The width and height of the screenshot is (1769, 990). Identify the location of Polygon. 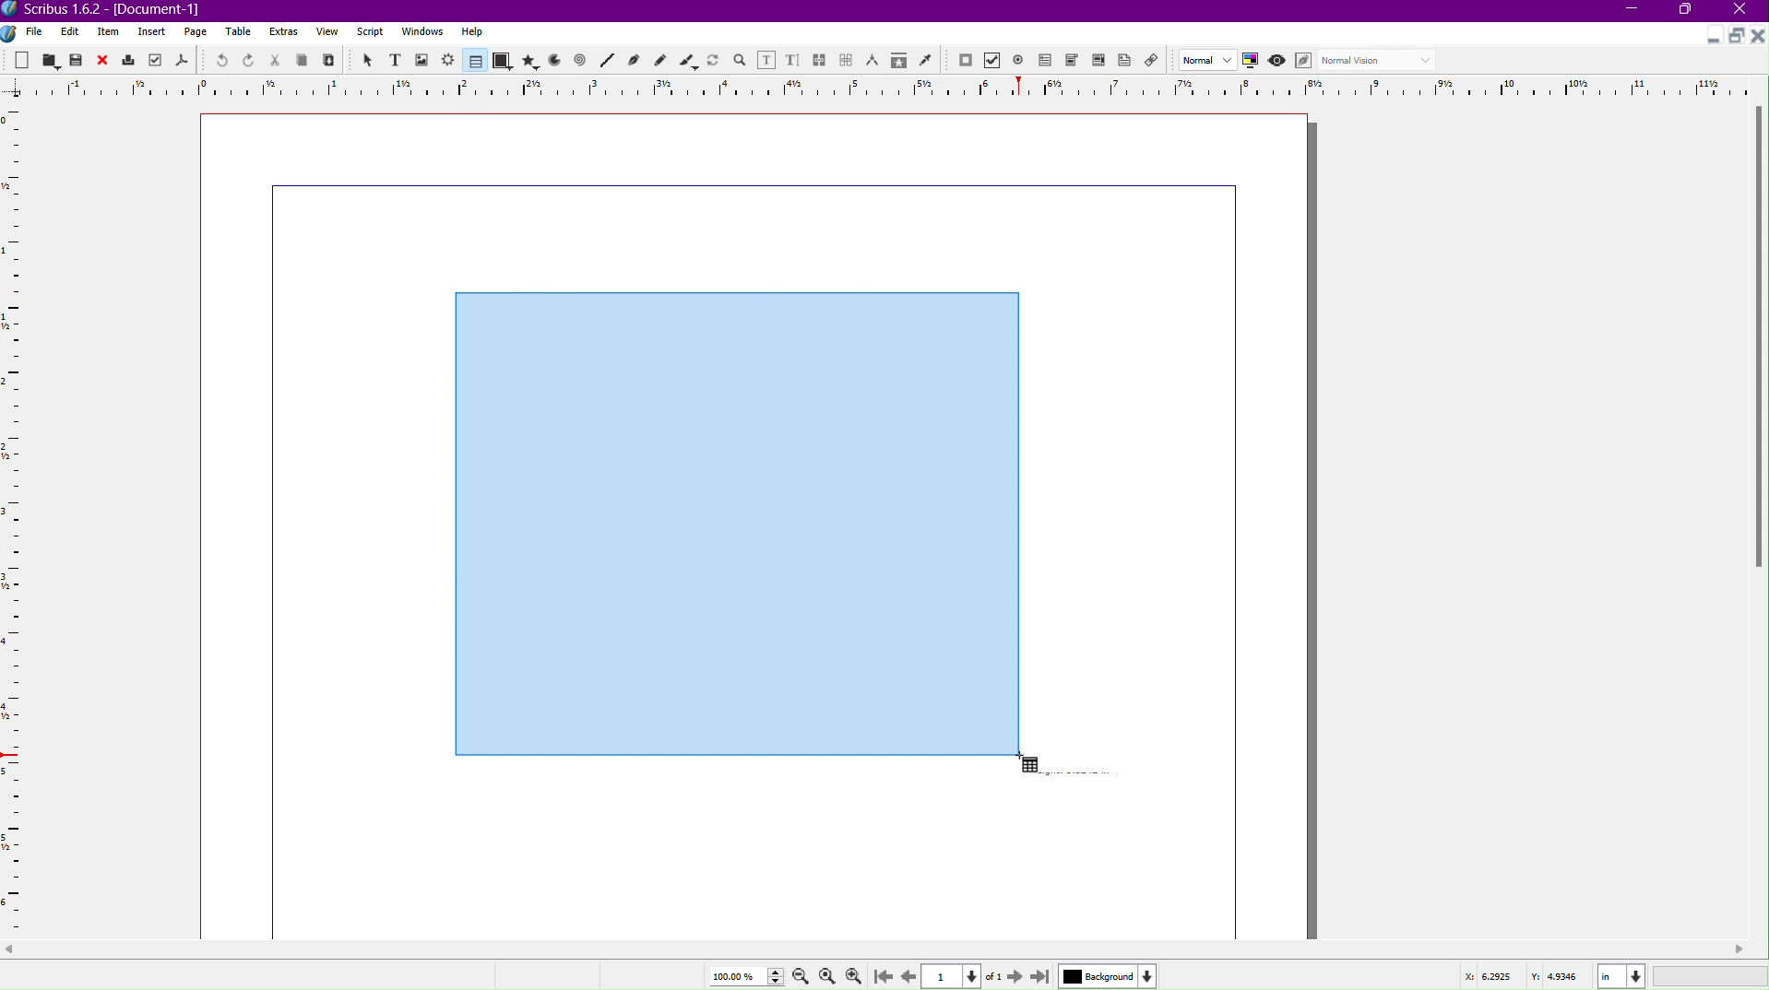
(531, 61).